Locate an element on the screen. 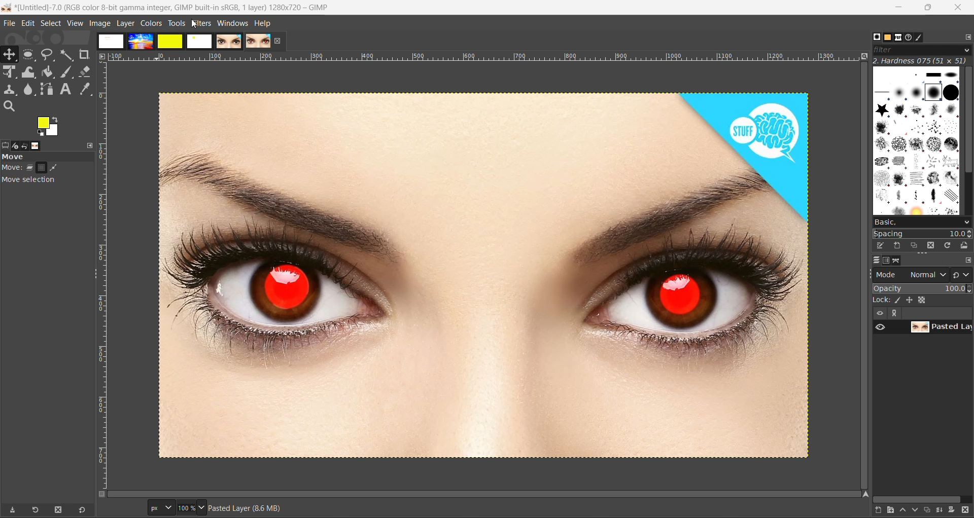  wrap transform is located at coordinates (29, 72).